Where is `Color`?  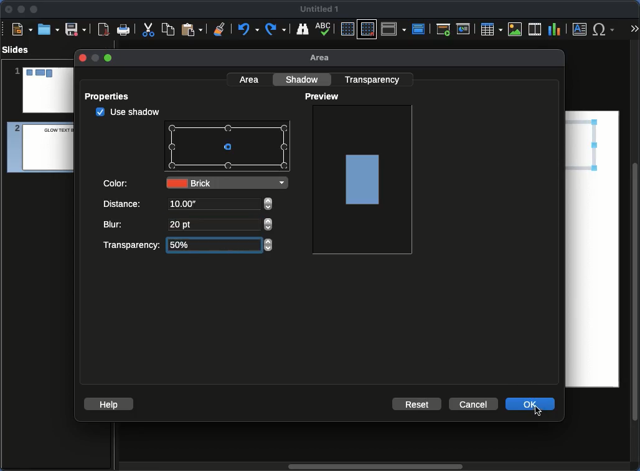 Color is located at coordinates (117, 182).